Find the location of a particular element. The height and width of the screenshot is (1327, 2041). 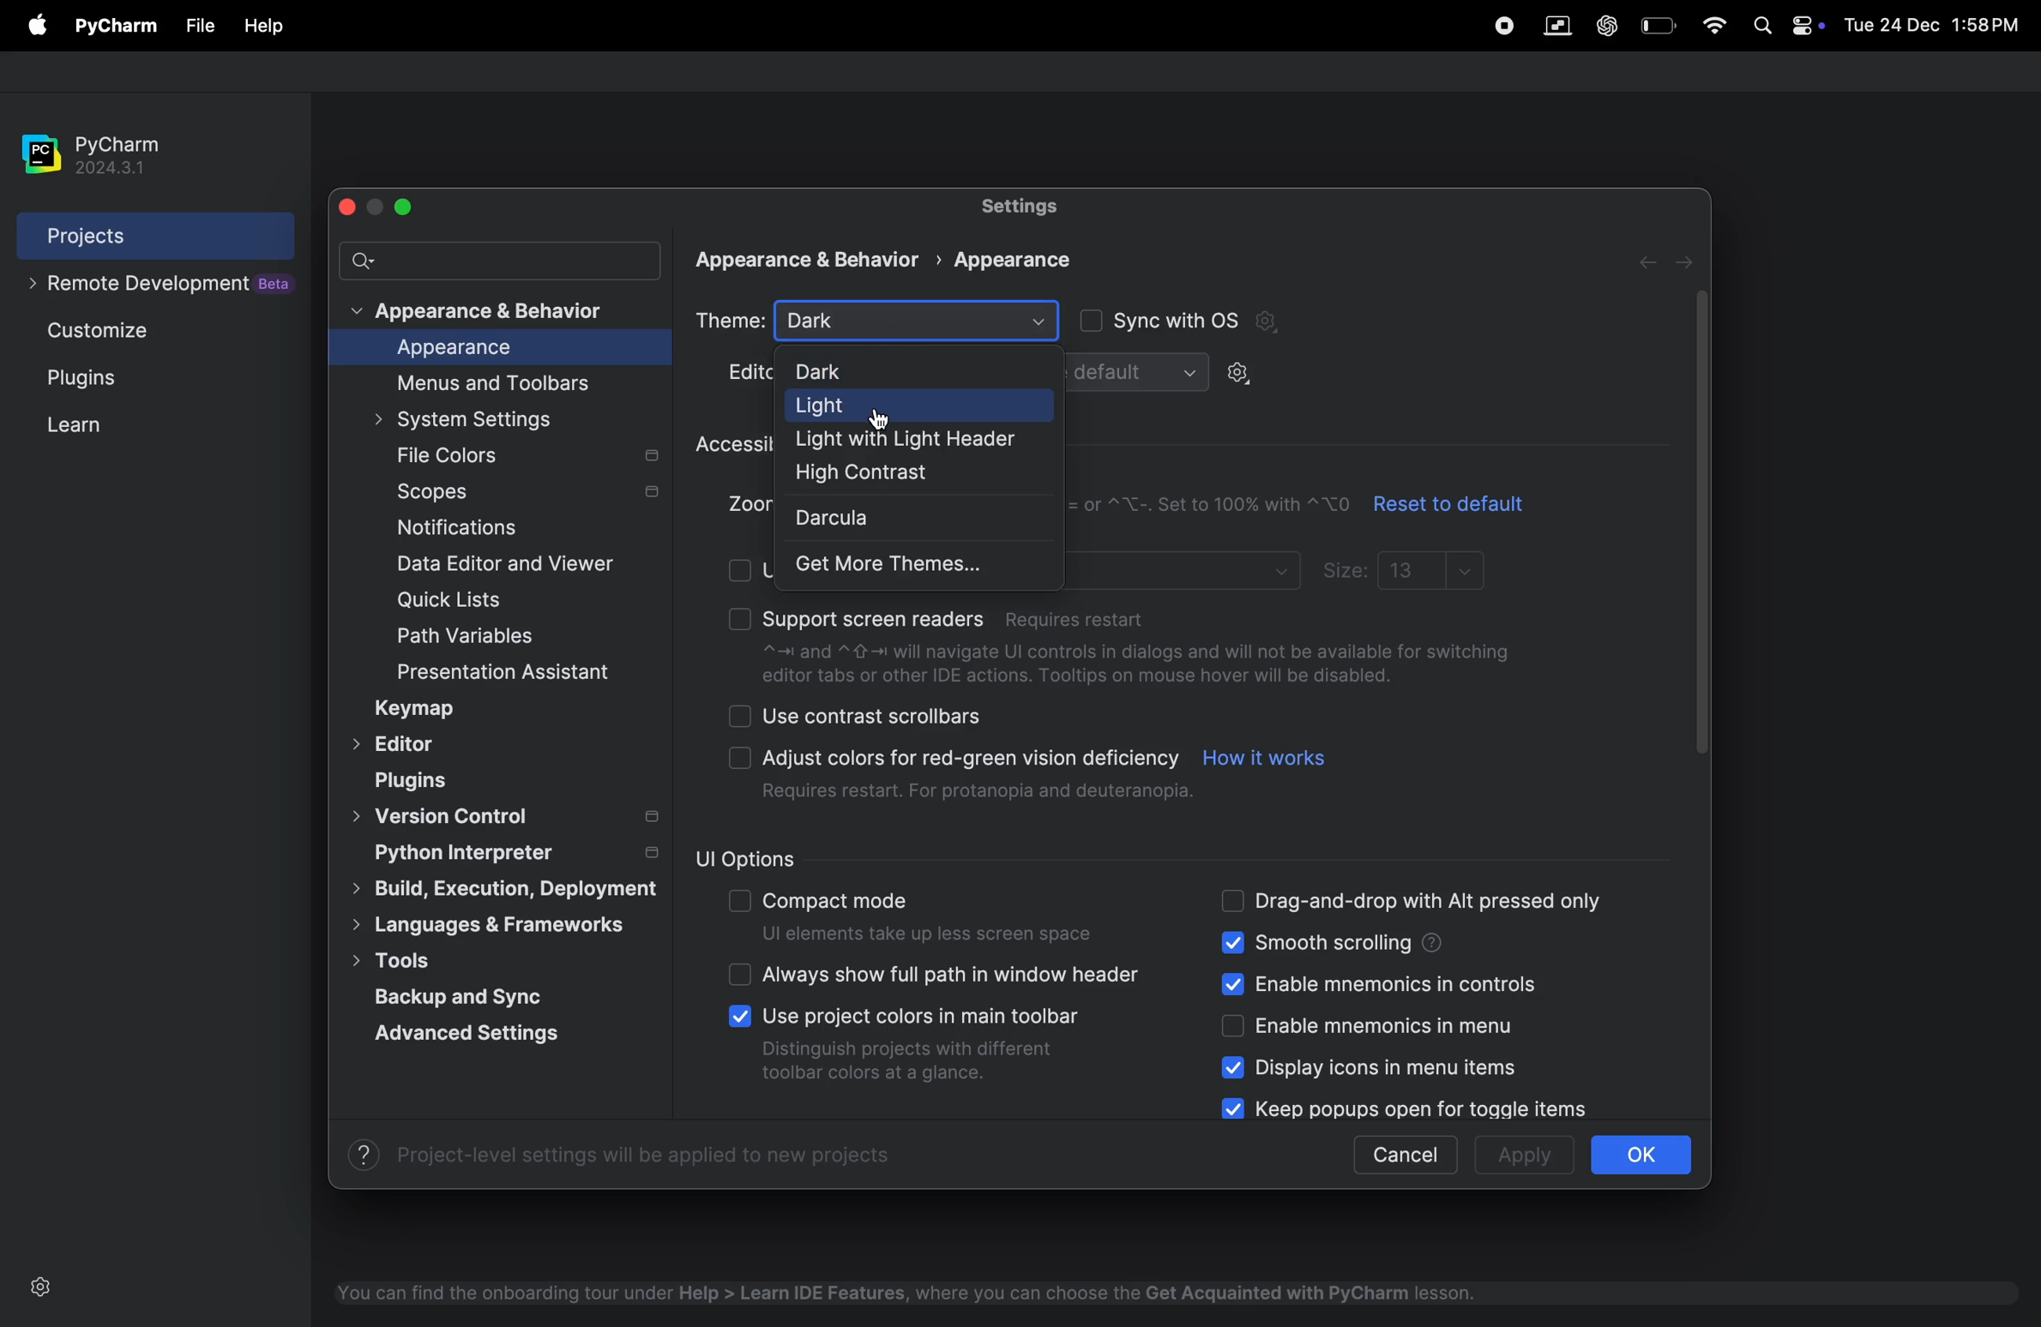

advance settings is located at coordinates (462, 1037).